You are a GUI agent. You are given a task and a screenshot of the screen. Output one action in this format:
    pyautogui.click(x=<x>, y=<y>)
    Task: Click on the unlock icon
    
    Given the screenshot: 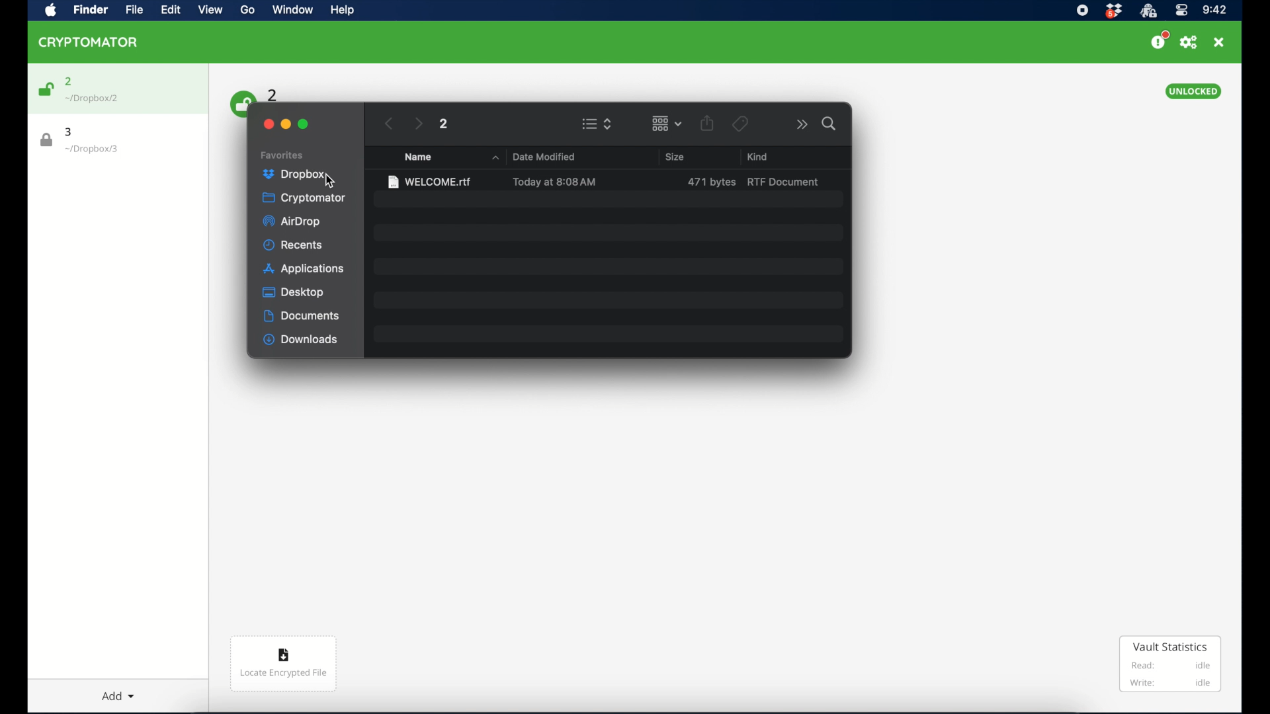 What is the action you would take?
    pyautogui.click(x=240, y=102)
    